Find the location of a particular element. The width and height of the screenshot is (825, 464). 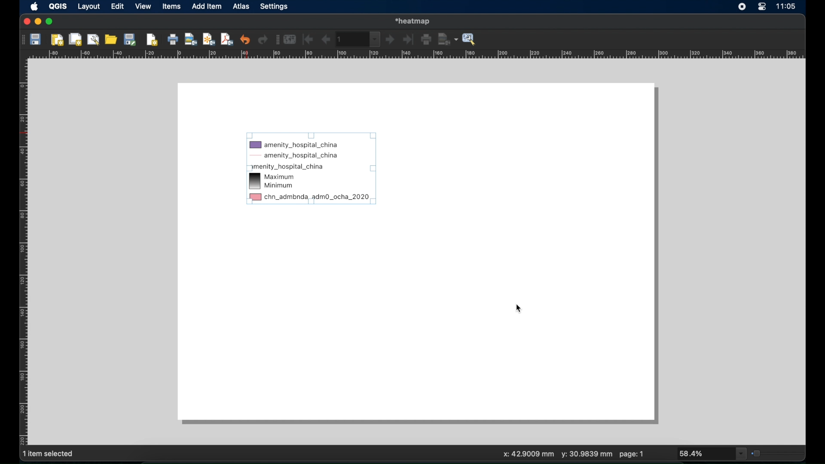

blank layout is located at coordinates (207, 170).